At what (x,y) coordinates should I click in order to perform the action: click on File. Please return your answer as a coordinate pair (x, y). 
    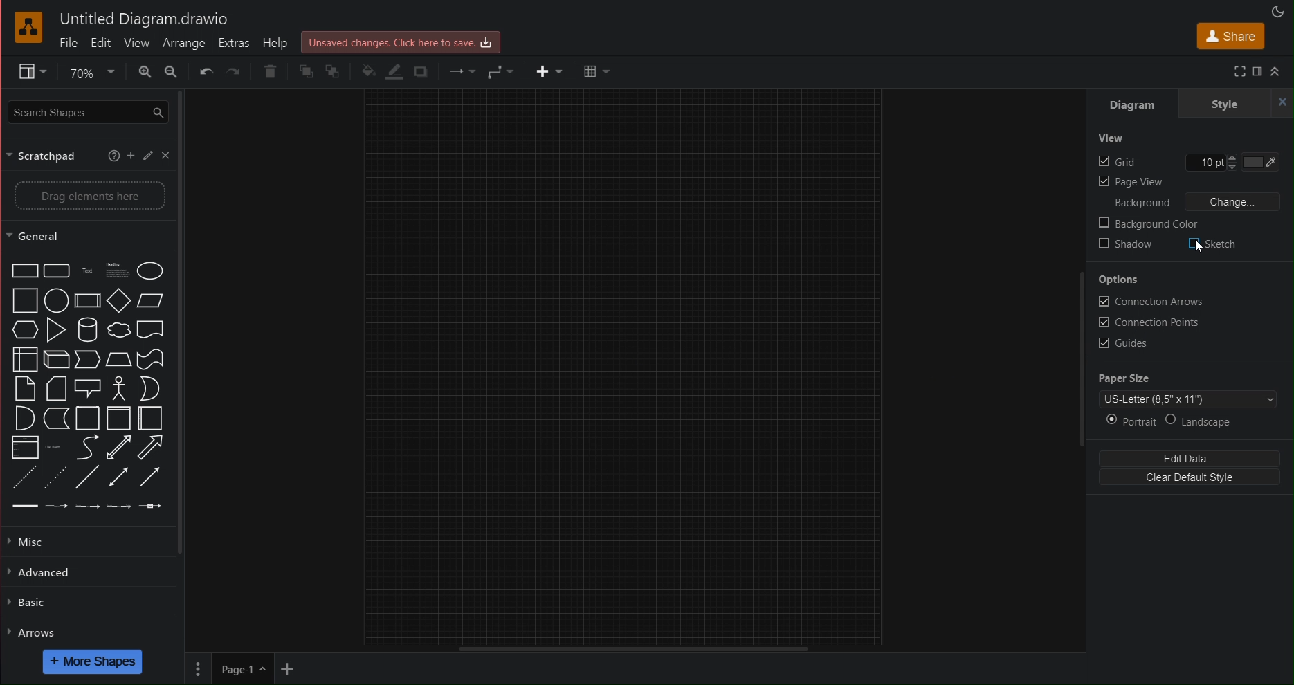
    Looking at the image, I should click on (68, 44).